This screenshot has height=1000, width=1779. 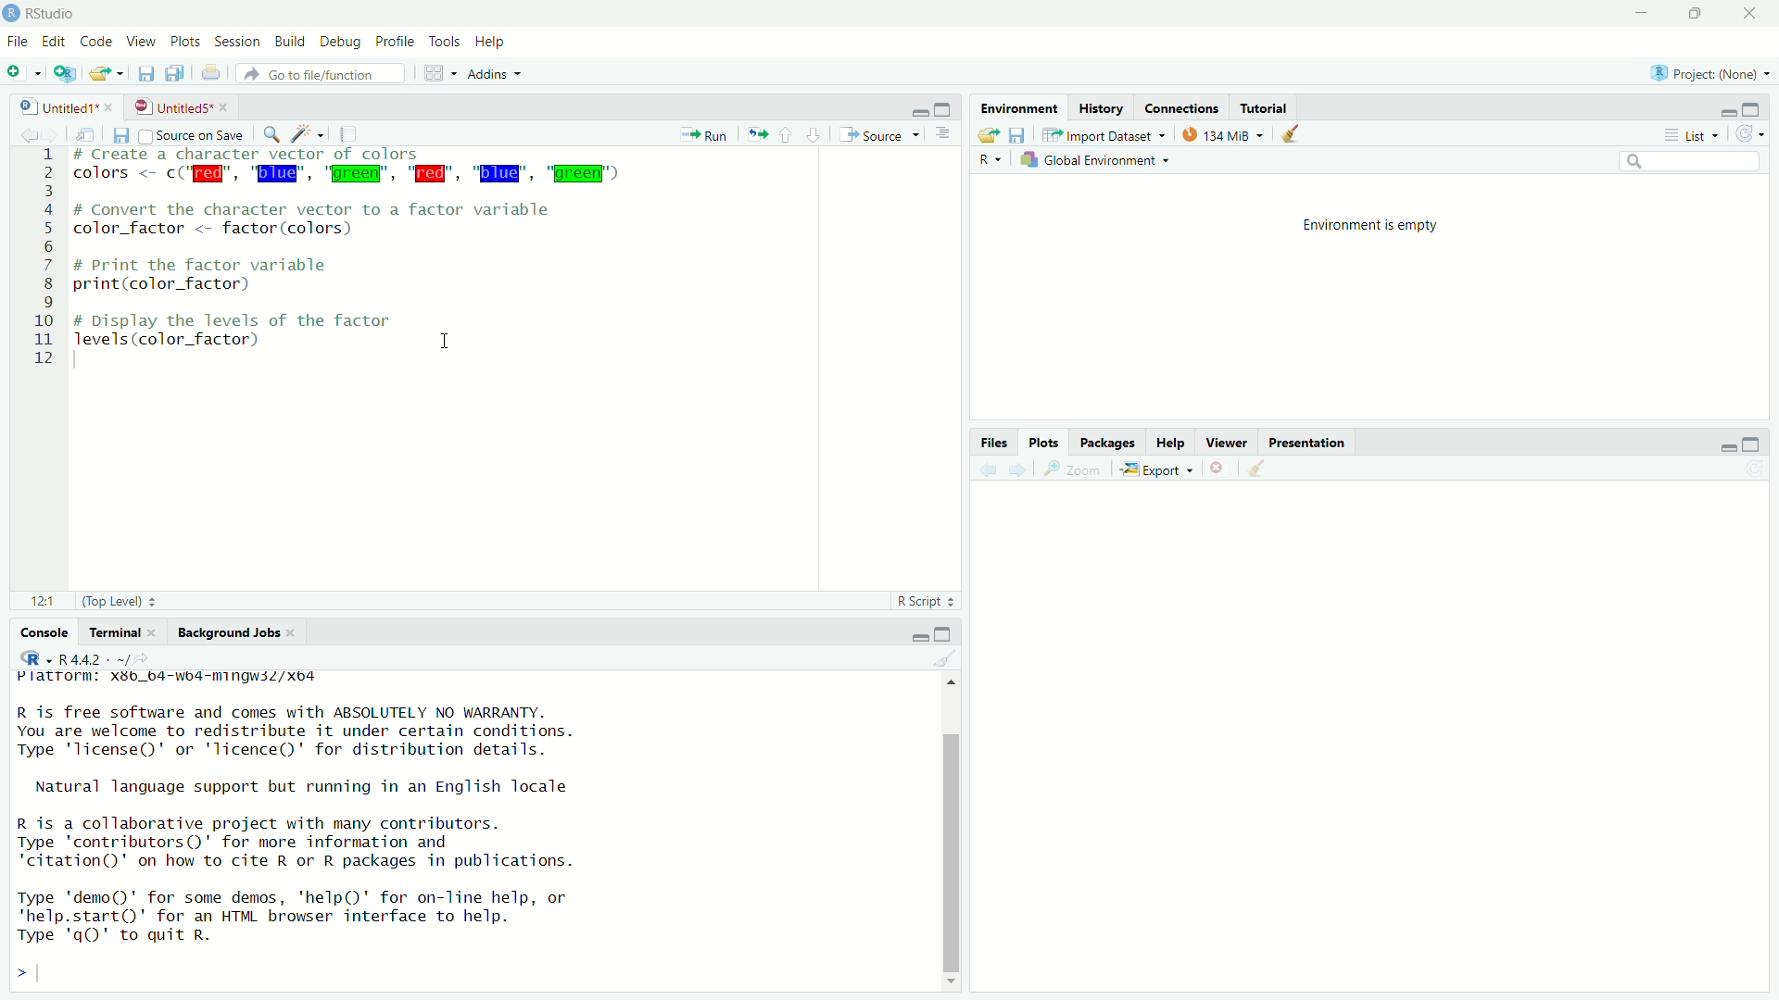 What do you see at coordinates (1170, 444) in the screenshot?
I see `Help` at bounding box center [1170, 444].